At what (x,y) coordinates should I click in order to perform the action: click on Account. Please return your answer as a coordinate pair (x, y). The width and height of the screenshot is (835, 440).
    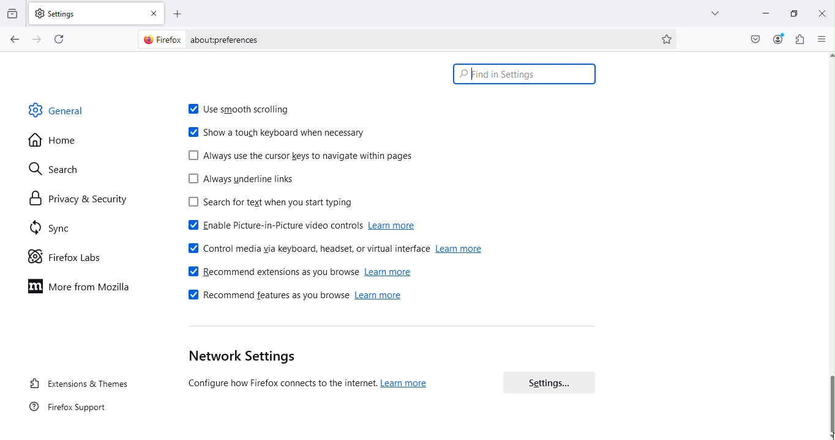
    Looking at the image, I should click on (778, 39).